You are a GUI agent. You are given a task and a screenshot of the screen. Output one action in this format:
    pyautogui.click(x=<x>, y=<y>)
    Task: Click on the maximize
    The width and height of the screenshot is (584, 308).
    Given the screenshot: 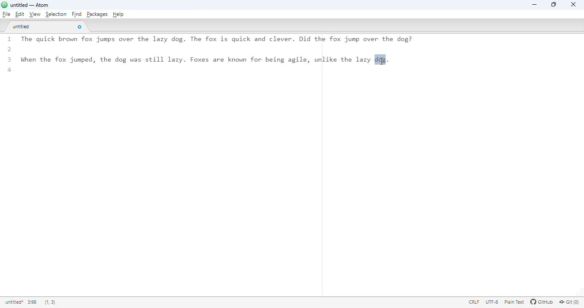 What is the action you would take?
    pyautogui.click(x=554, y=5)
    